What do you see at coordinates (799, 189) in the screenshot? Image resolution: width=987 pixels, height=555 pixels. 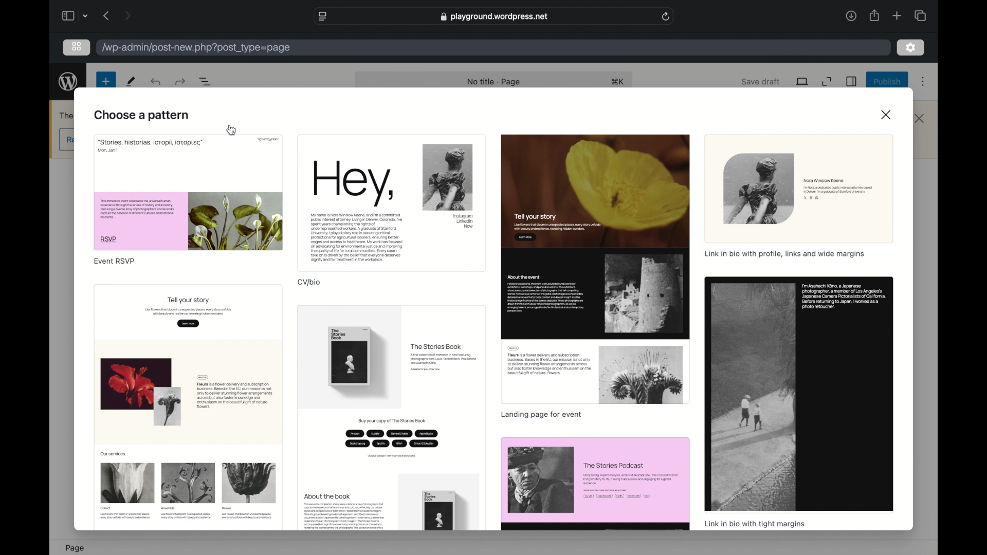 I see `preview` at bounding box center [799, 189].